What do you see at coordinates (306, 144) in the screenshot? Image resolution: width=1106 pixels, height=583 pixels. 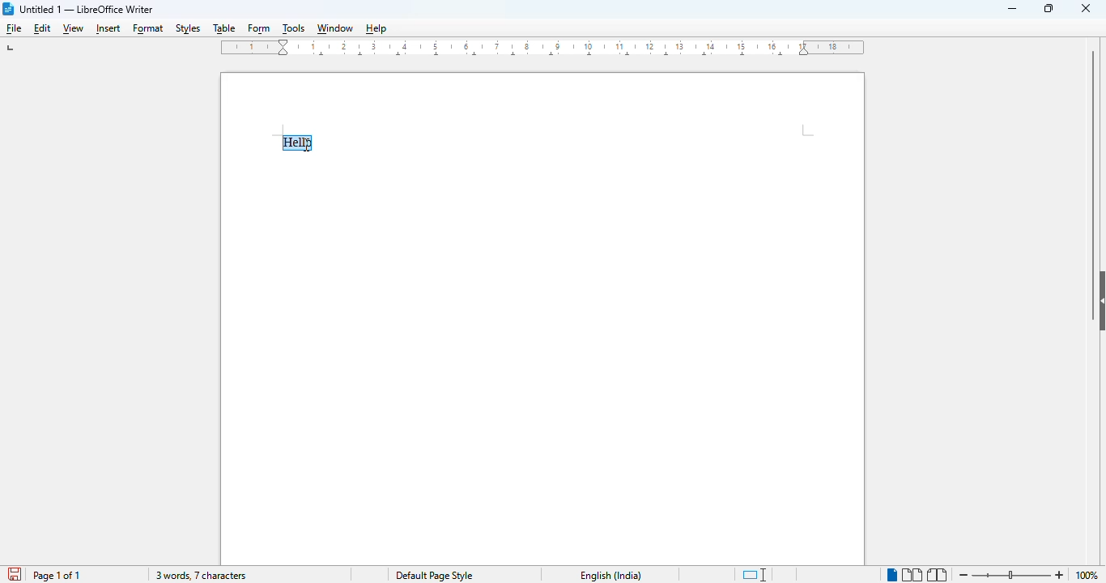 I see `cursor` at bounding box center [306, 144].